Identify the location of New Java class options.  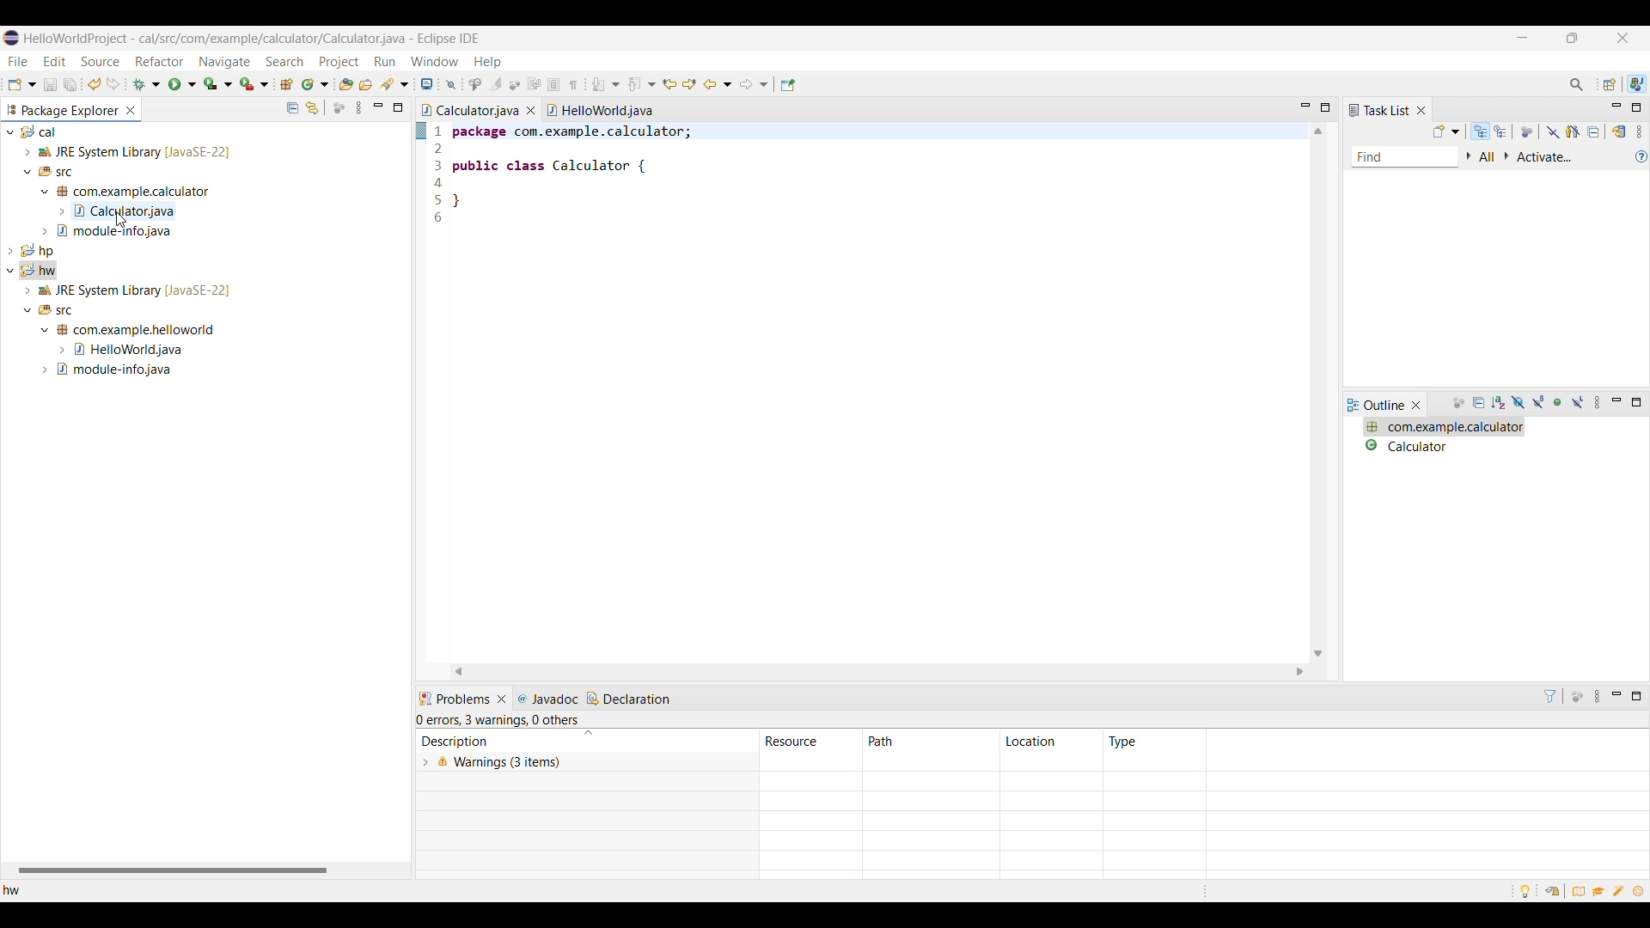
(315, 83).